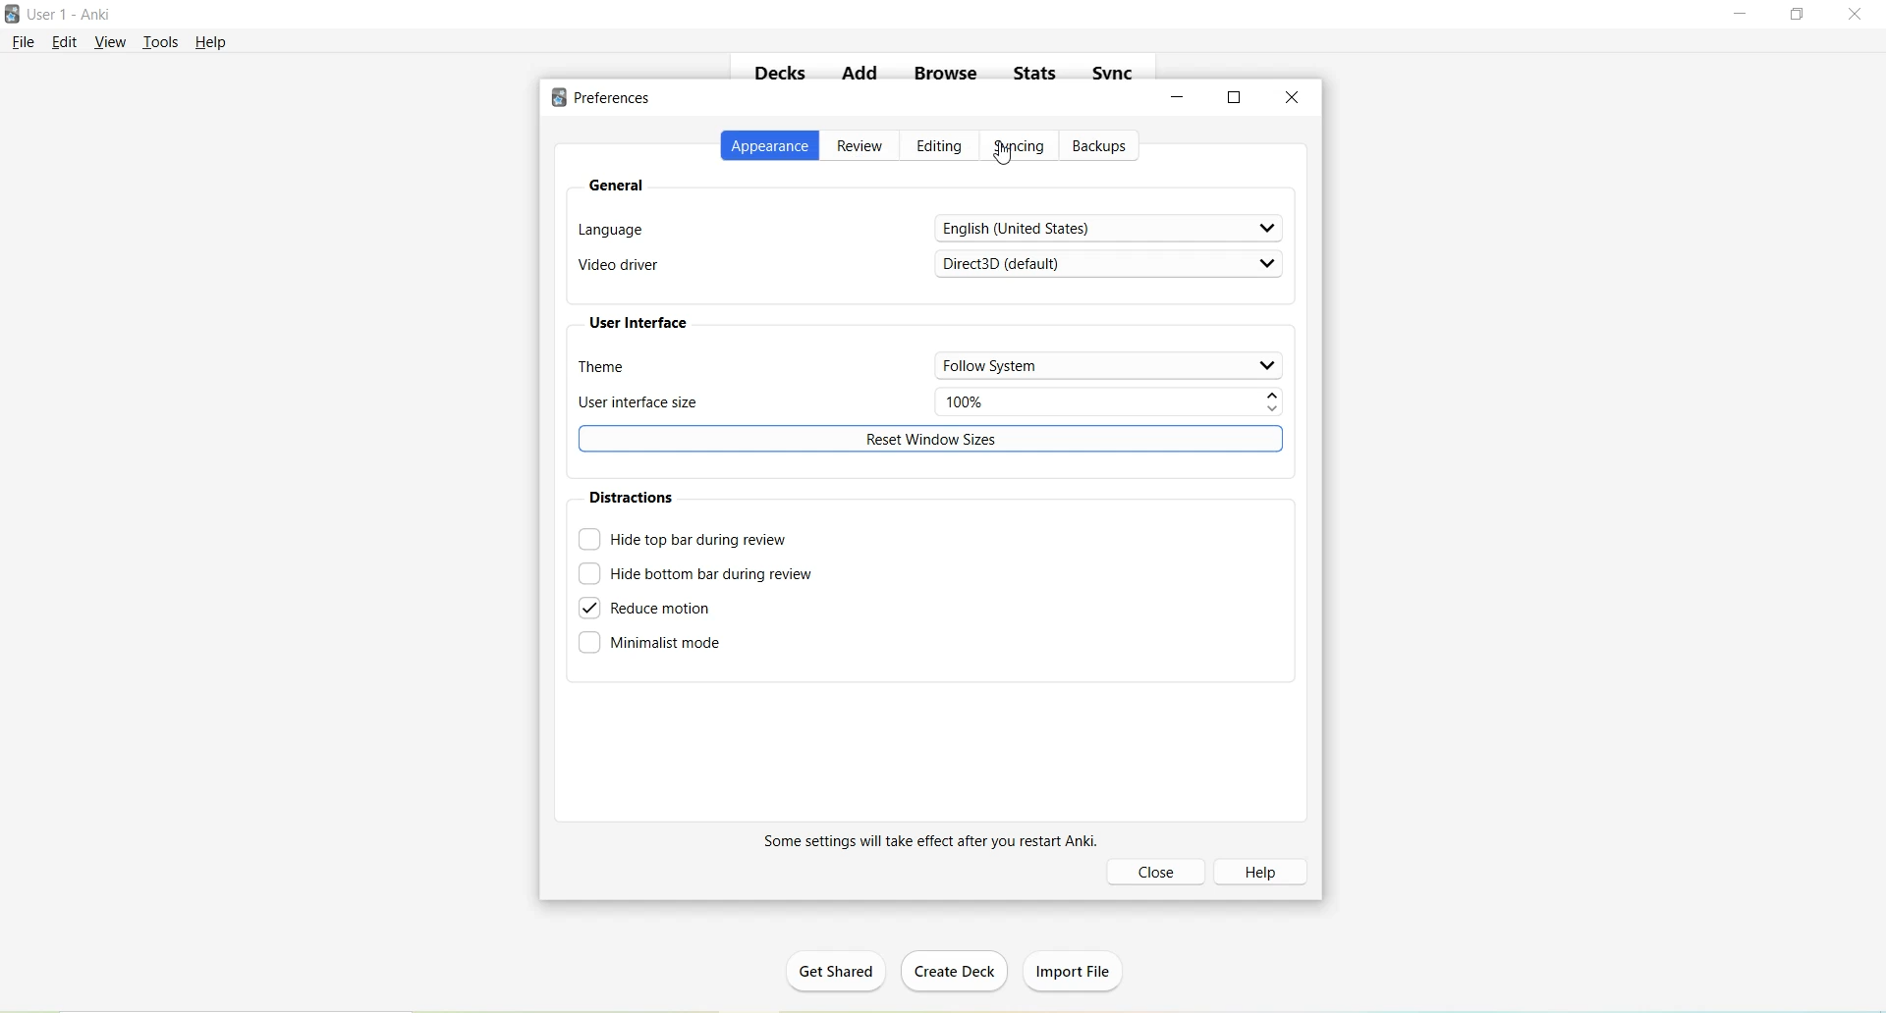  Describe the element at coordinates (1005, 154) in the screenshot. I see `cursor` at that location.